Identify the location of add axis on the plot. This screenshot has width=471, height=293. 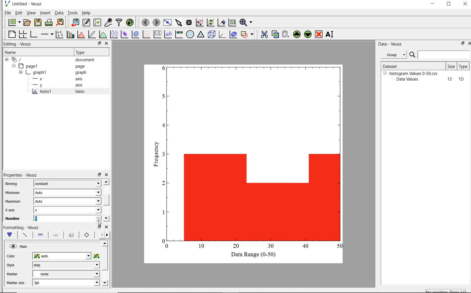
(47, 34).